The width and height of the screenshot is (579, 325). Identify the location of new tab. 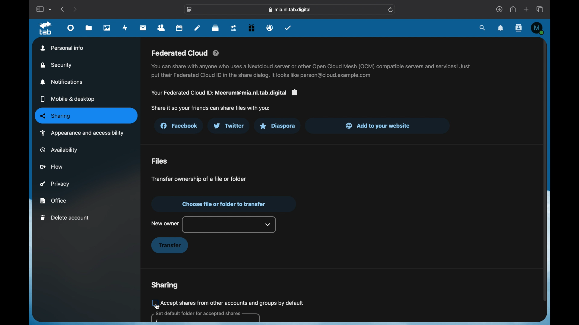
(527, 9).